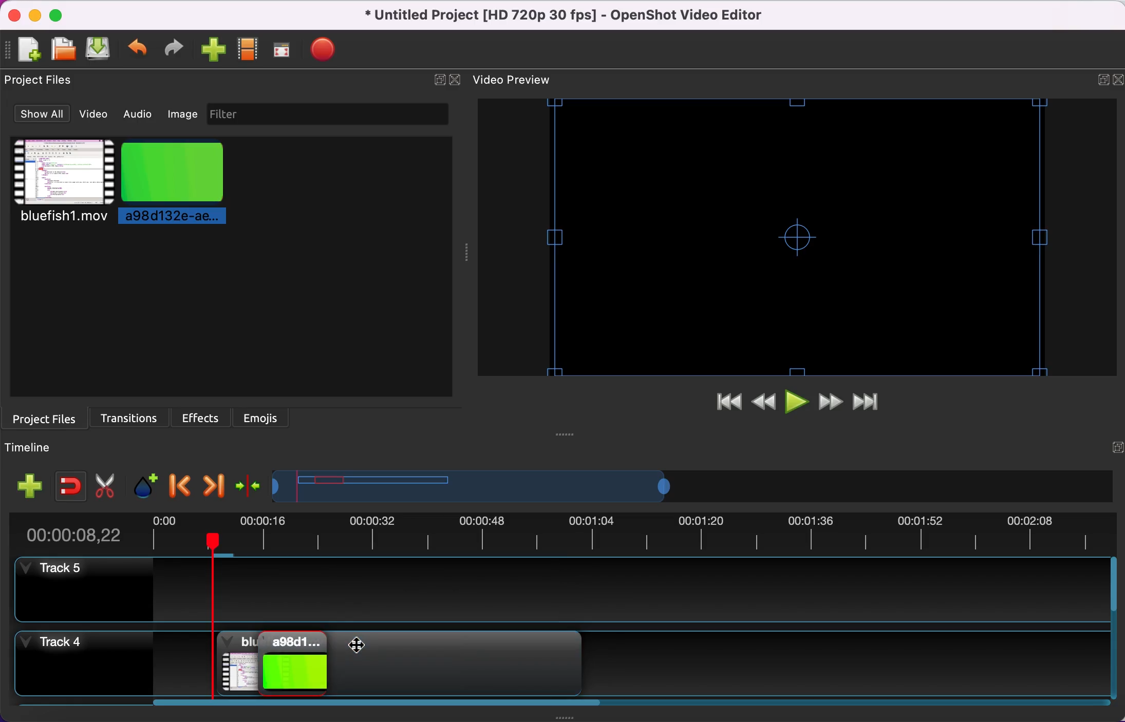  I want to click on jump to end, so click(877, 403).